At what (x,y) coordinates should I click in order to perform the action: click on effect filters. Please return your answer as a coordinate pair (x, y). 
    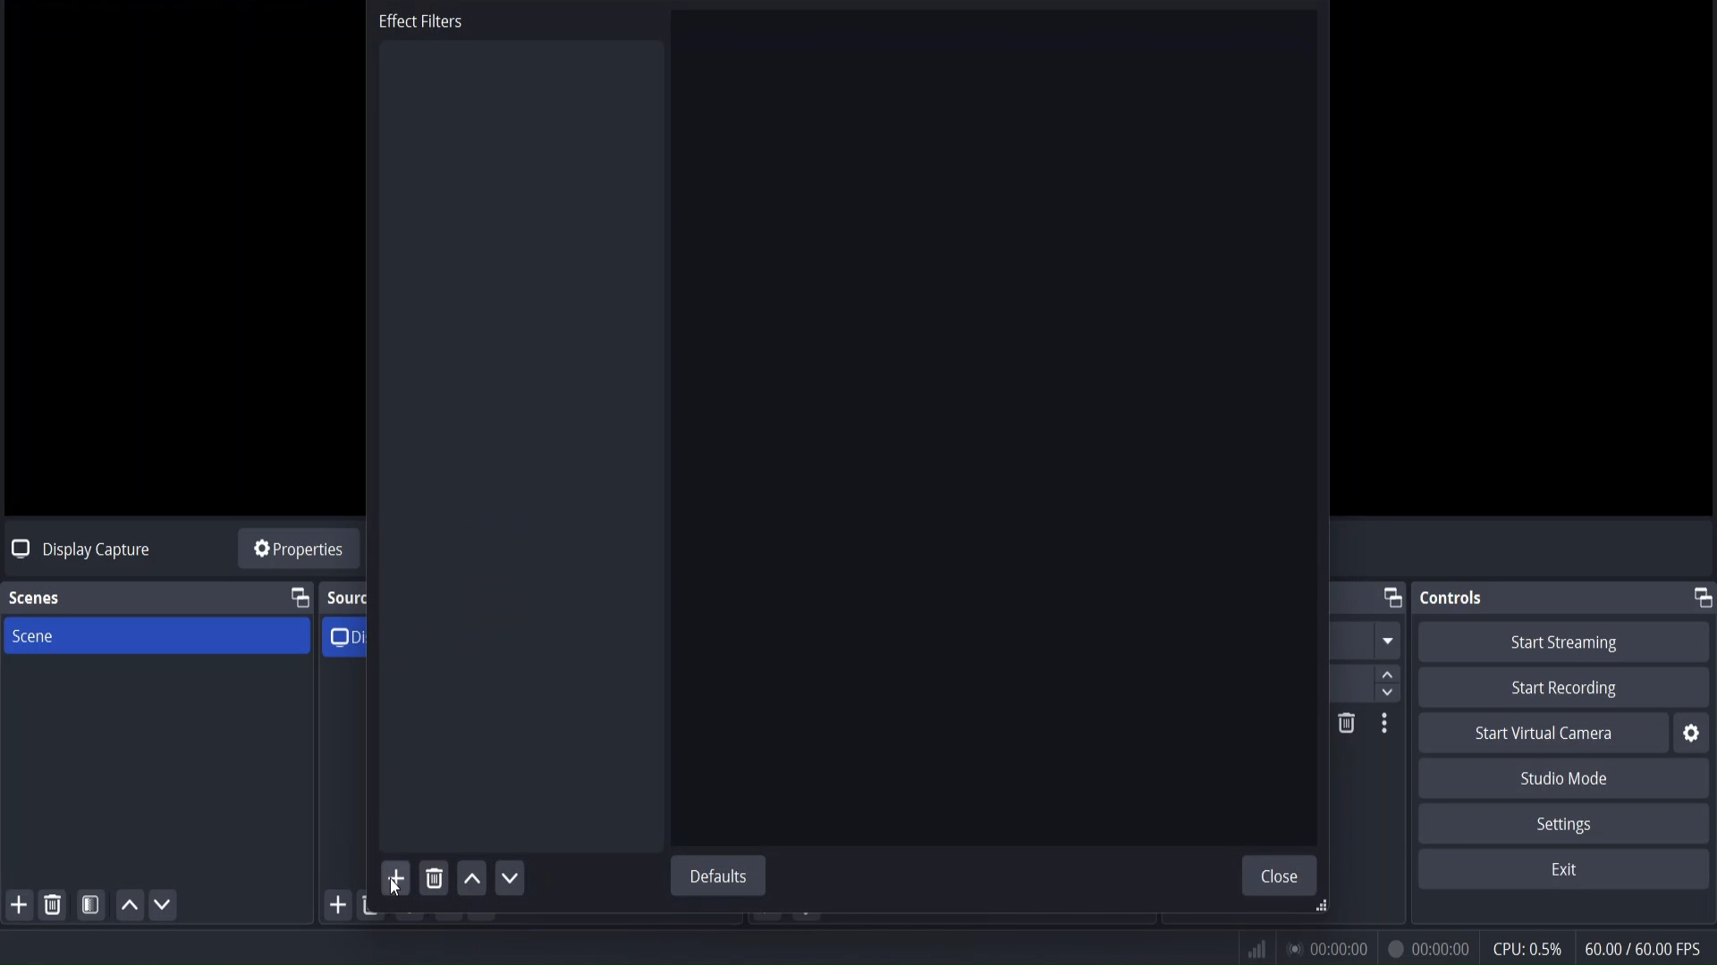
    Looking at the image, I should click on (422, 25).